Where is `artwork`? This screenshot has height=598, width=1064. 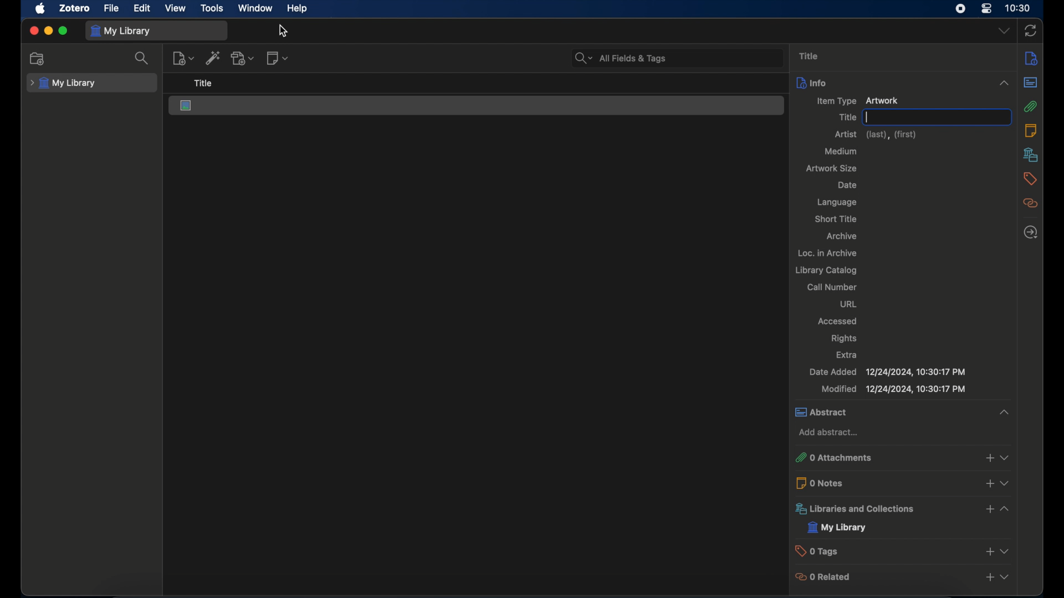
artwork is located at coordinates (186, 106).